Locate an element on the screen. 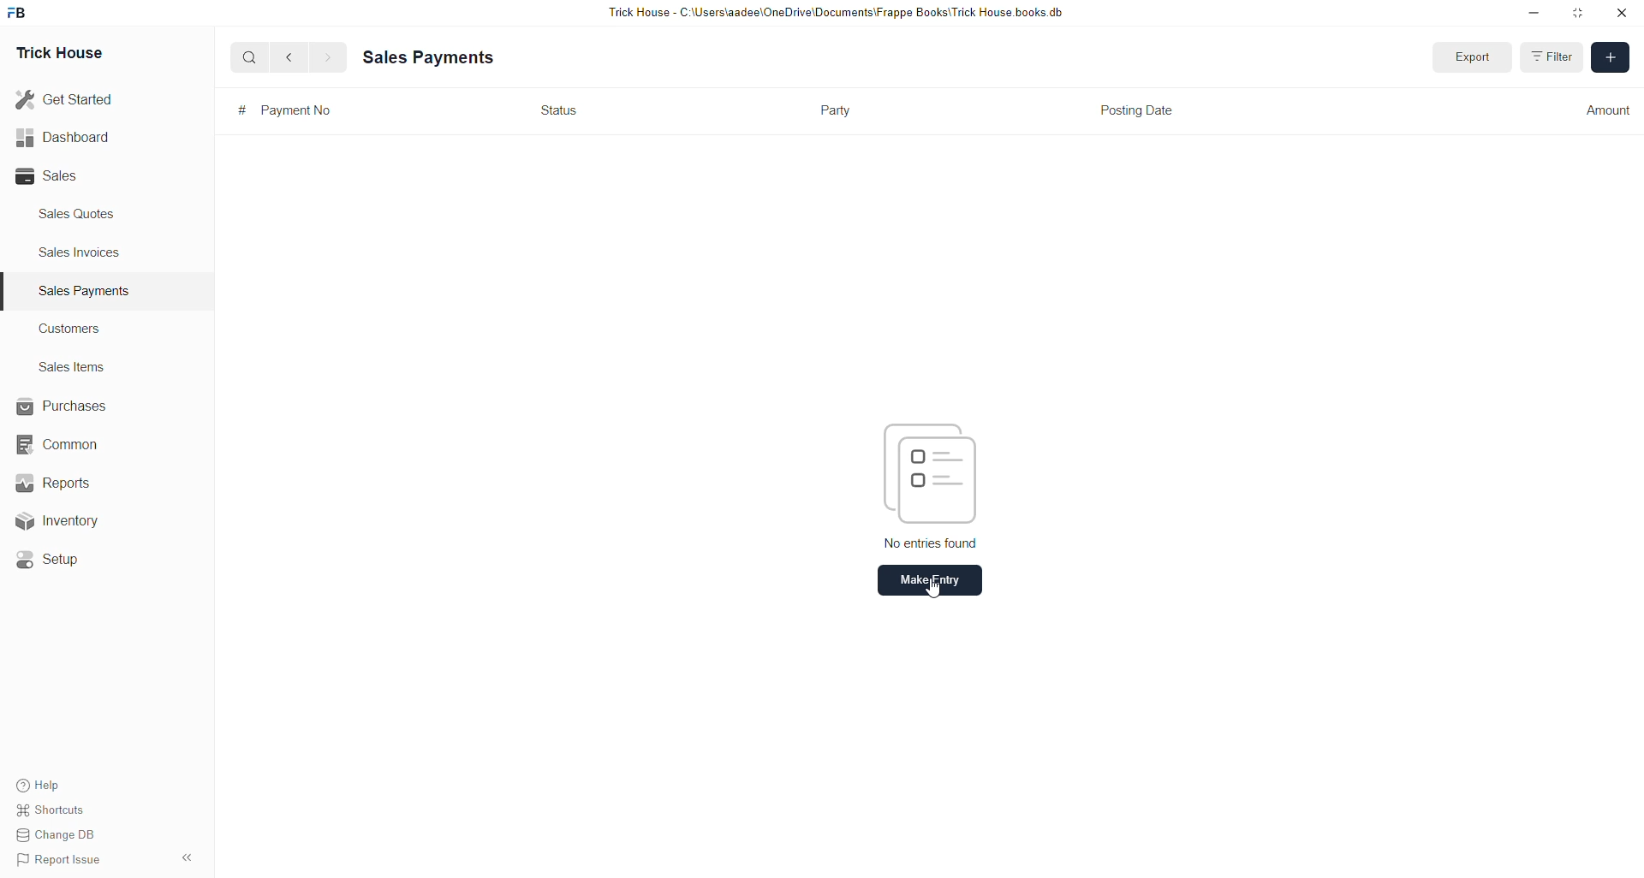  Dashboard is located at coordinates (63, 140).